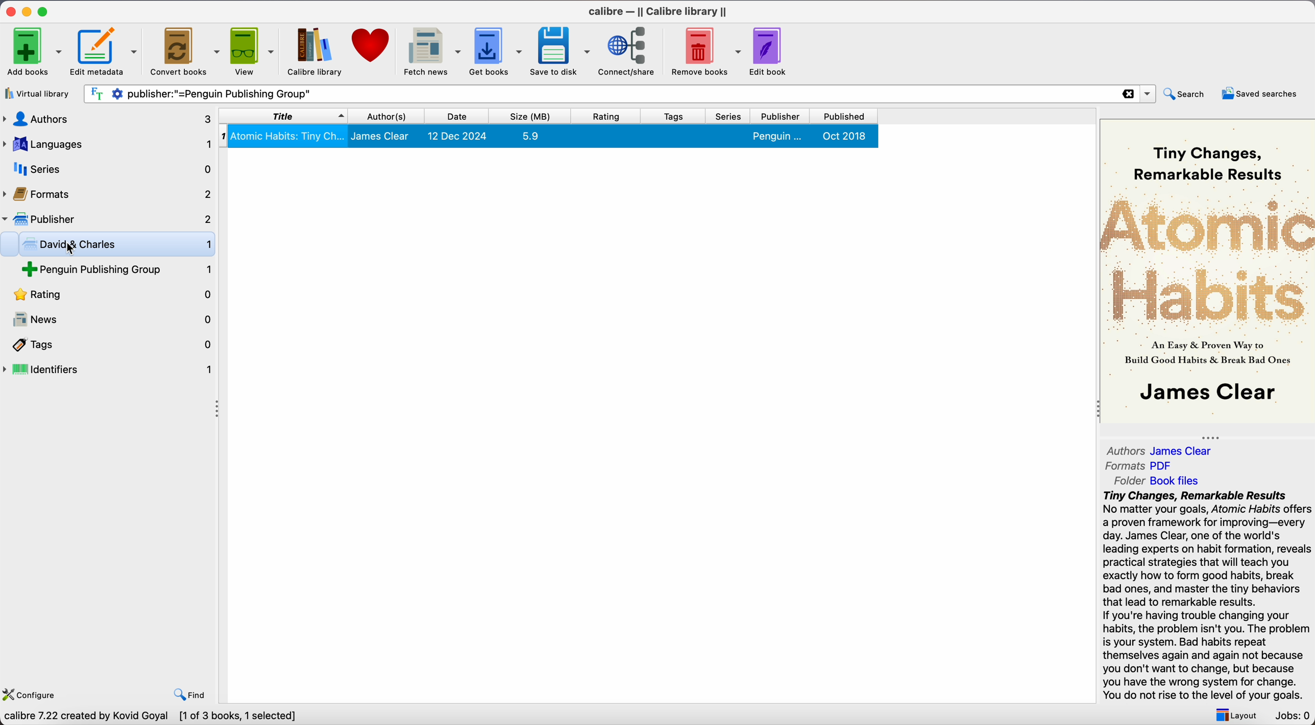 The image size is (1315, 725). What do you see at coordinates (1233, 714) in the screenshot?
I see `layout` at bounding box center [1233, 714].